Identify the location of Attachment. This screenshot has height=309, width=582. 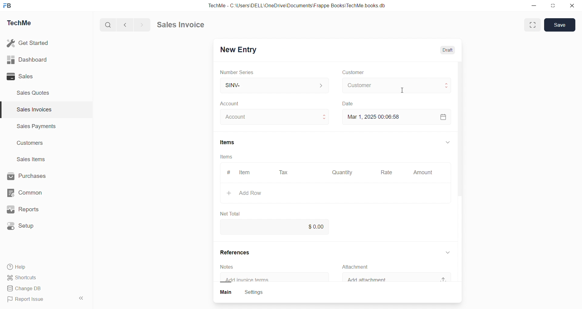
(360, 267).